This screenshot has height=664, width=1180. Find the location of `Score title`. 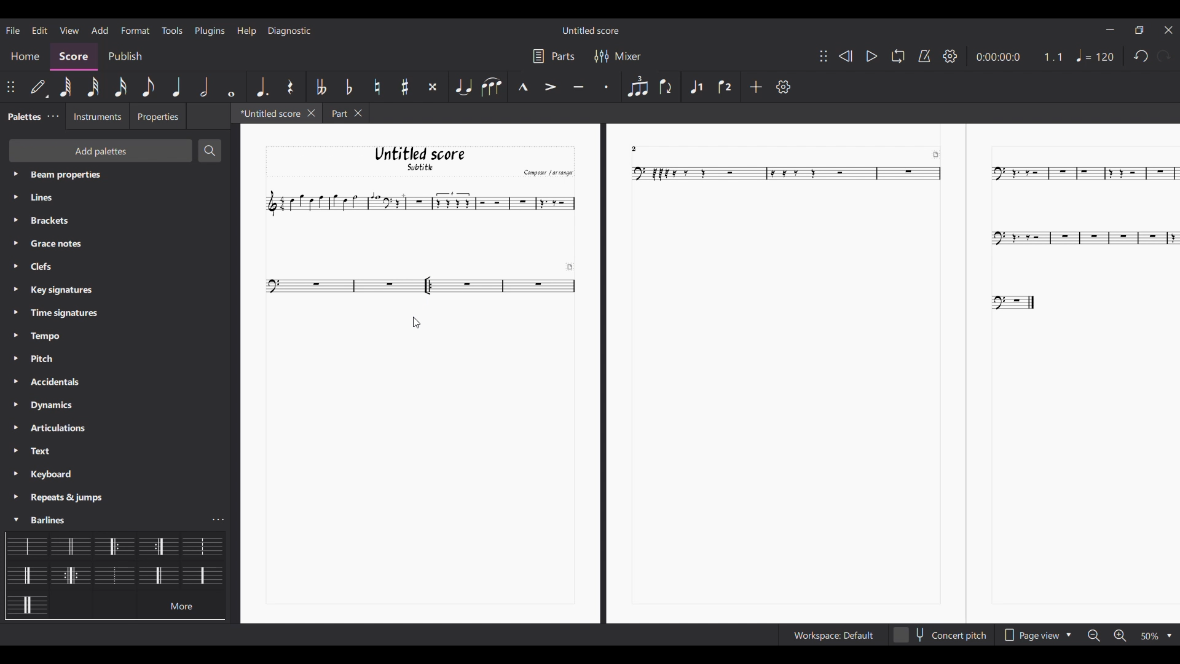

Score title is located at coordinates (590, 30).